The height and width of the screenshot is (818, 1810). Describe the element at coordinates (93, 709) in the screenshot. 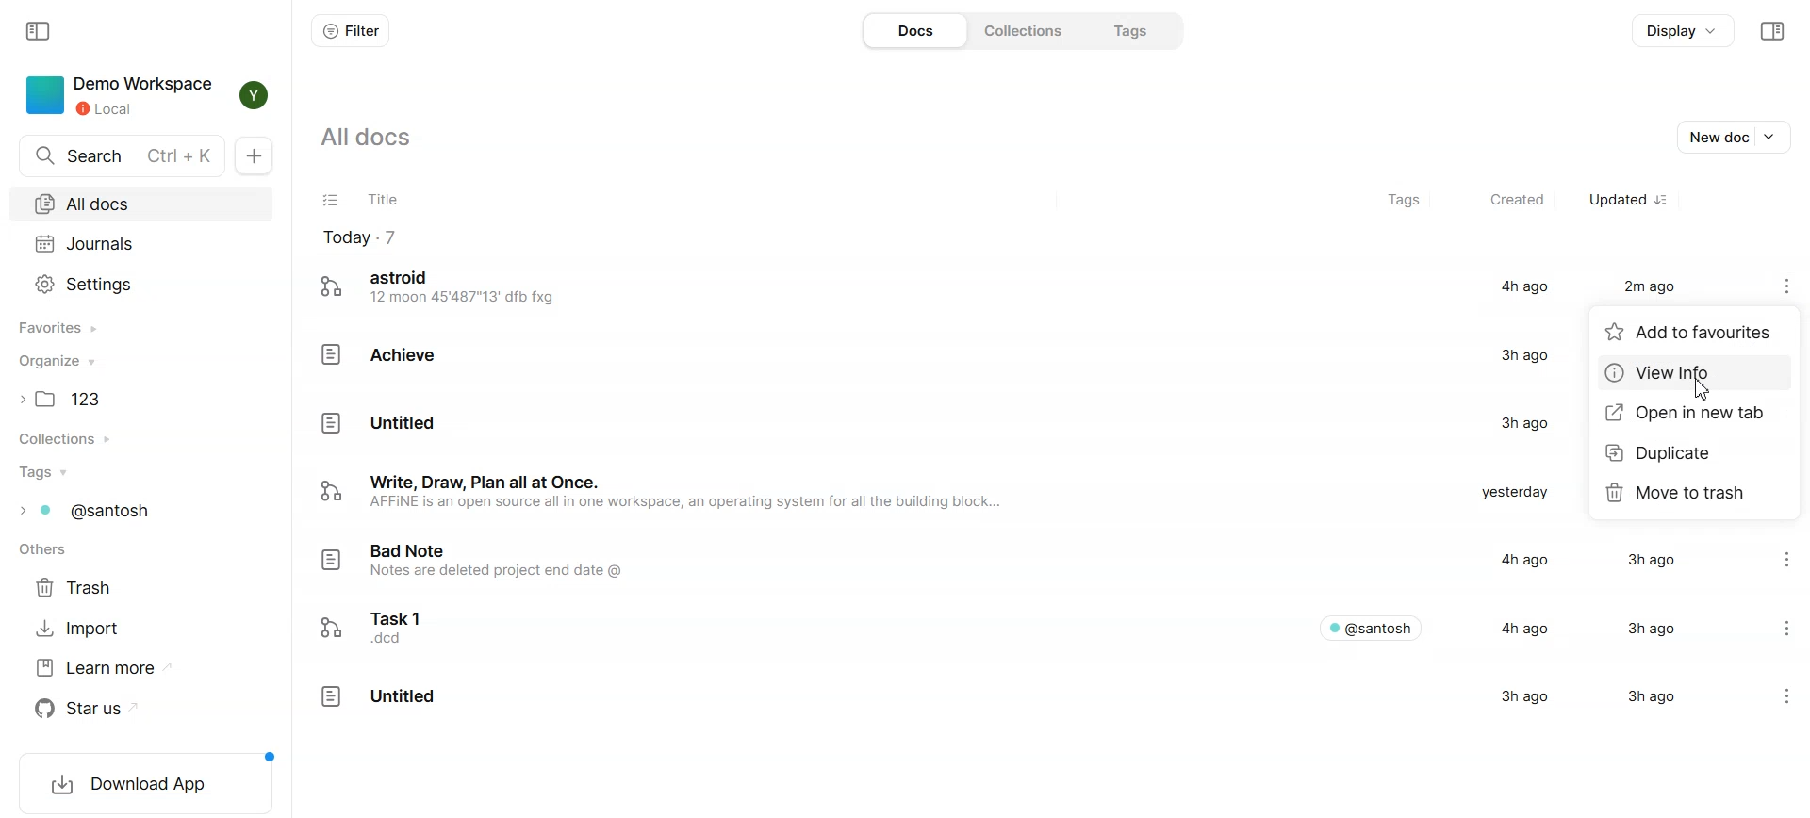

I see `Star us` at that location.